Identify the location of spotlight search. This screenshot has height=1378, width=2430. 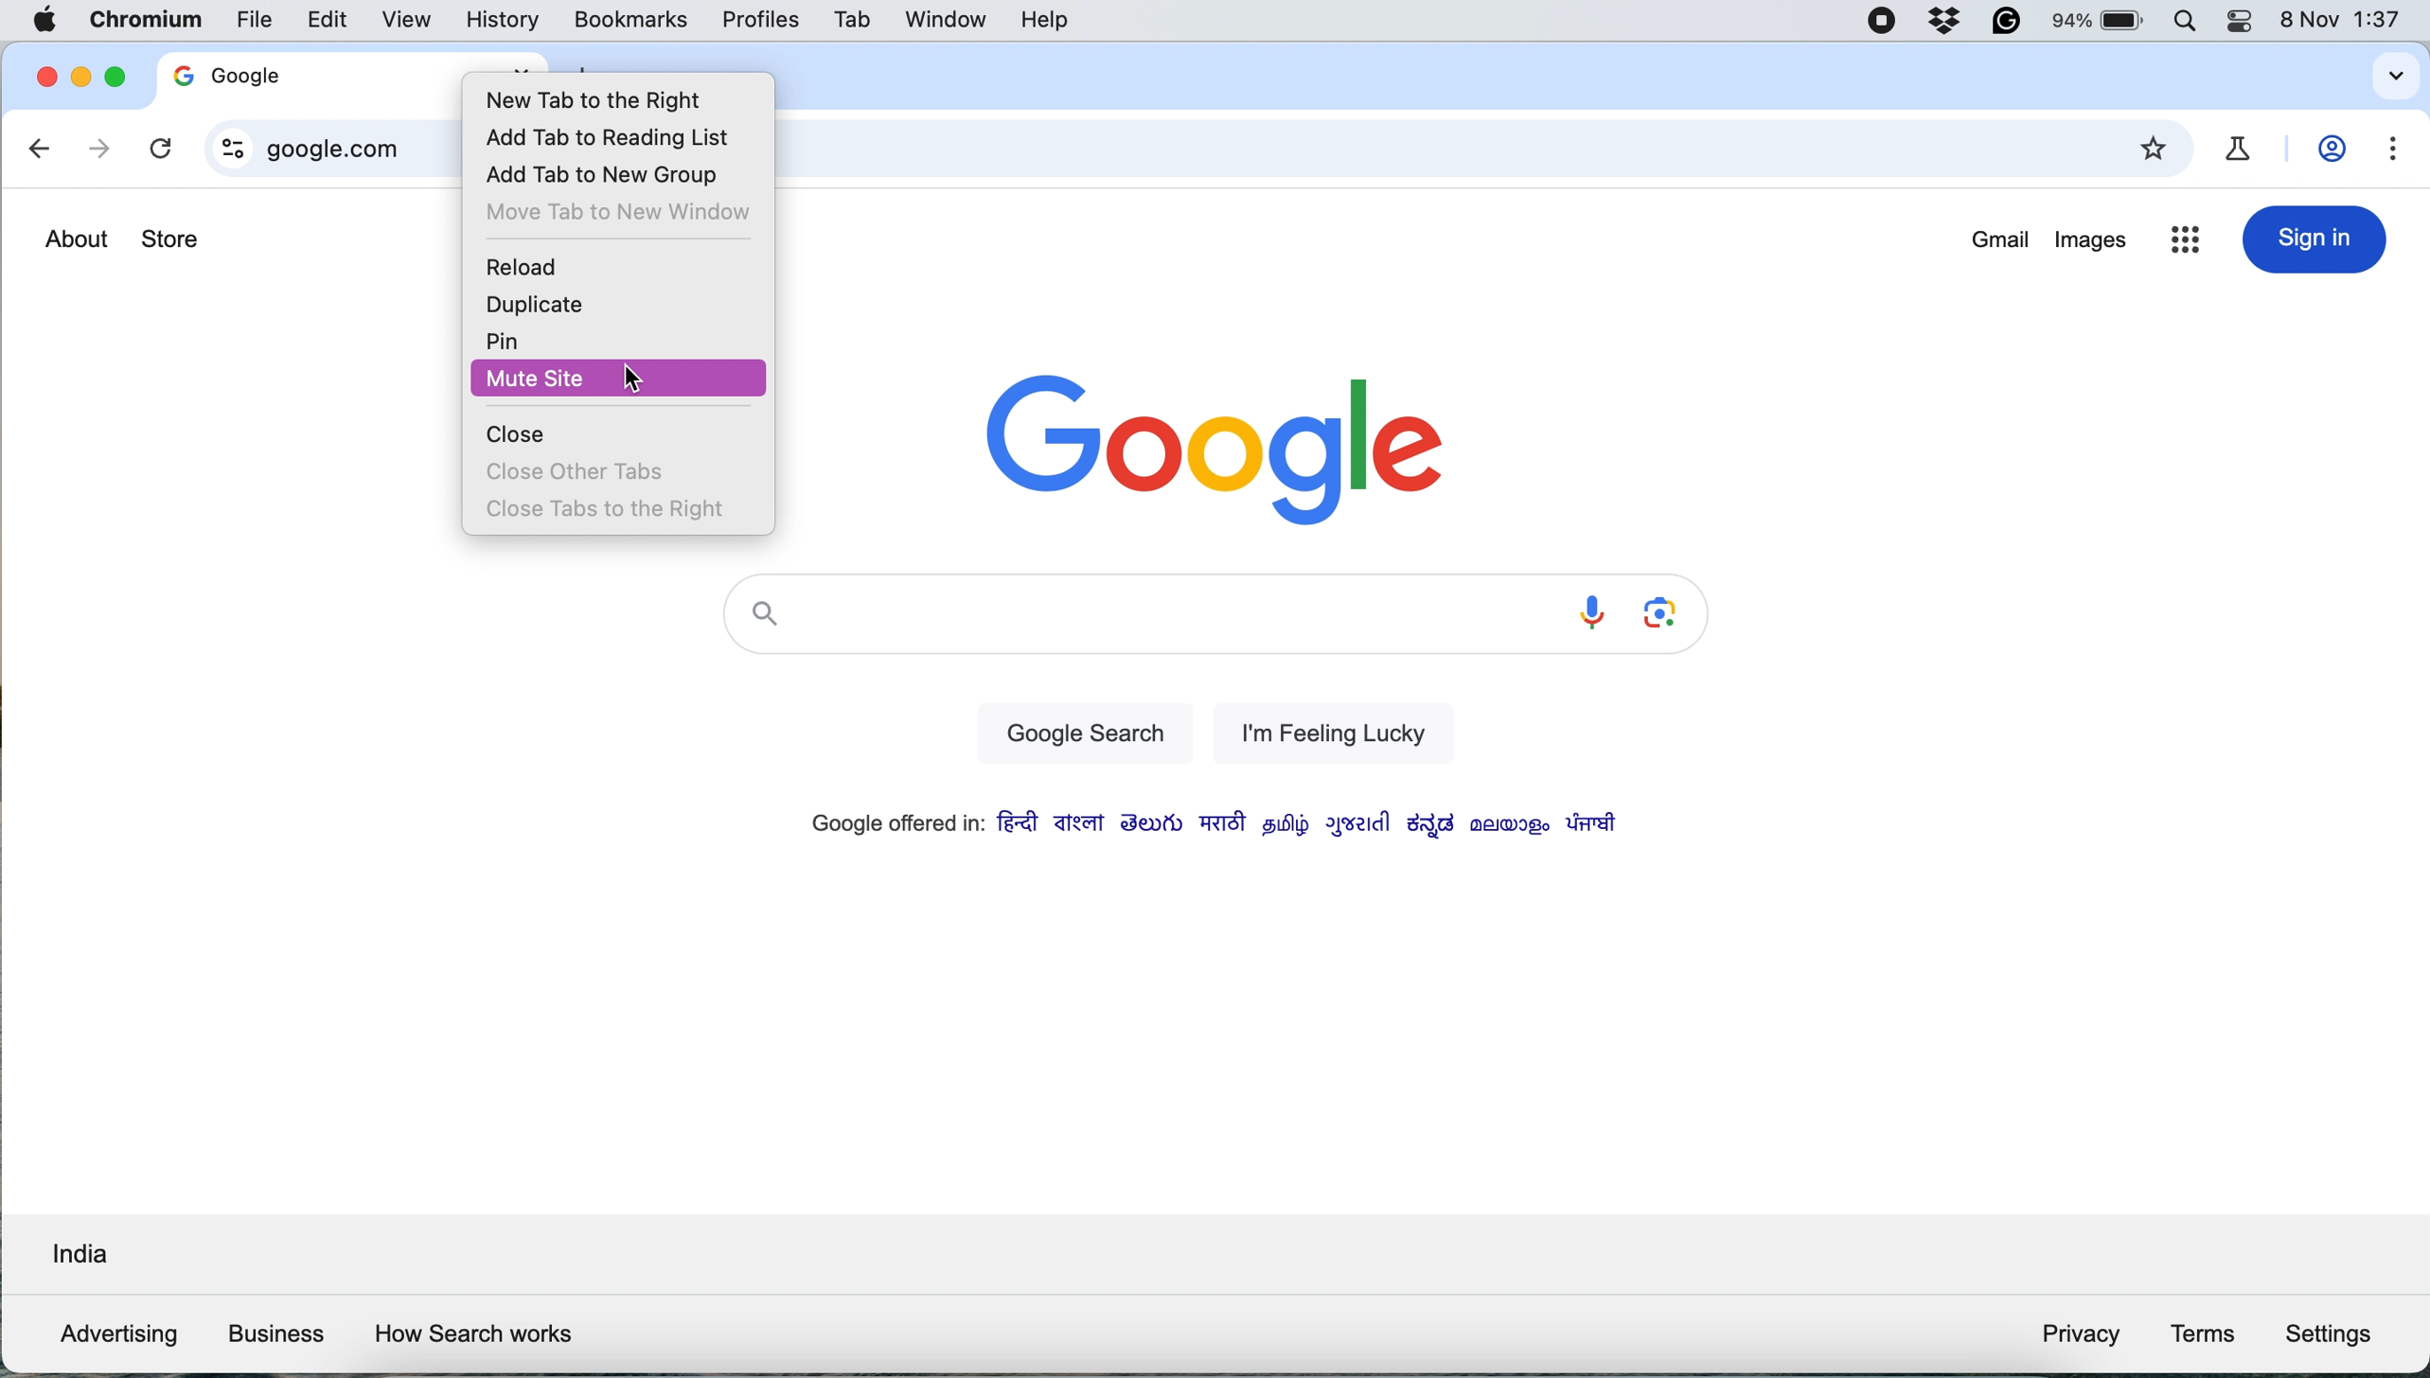
(2194, 23).